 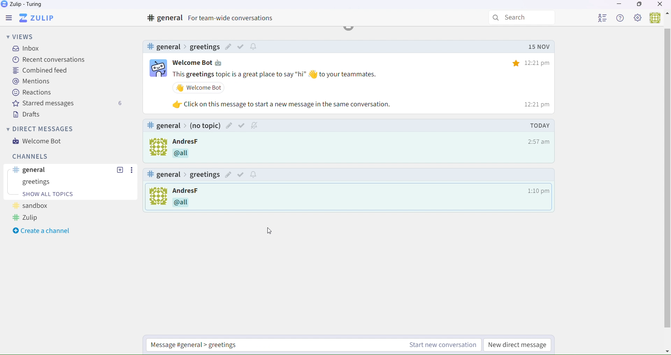 What do you see at coordinates (533, 60) in the screenshot?
I see `12:21 pm` at bounding box center [533, 60].